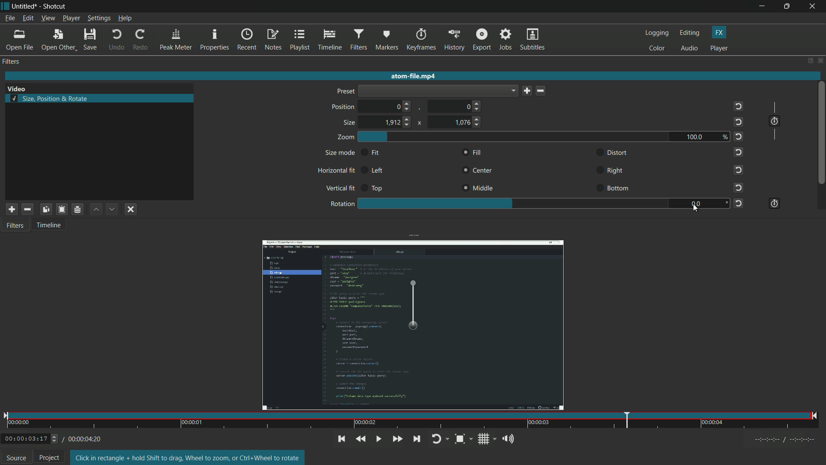 Image resolution: width=826 pixels, height=465 pixels. What do you see at coordinates (300, 40) in the screenshot?
I see `playlist` at bounding box center [300, 40].